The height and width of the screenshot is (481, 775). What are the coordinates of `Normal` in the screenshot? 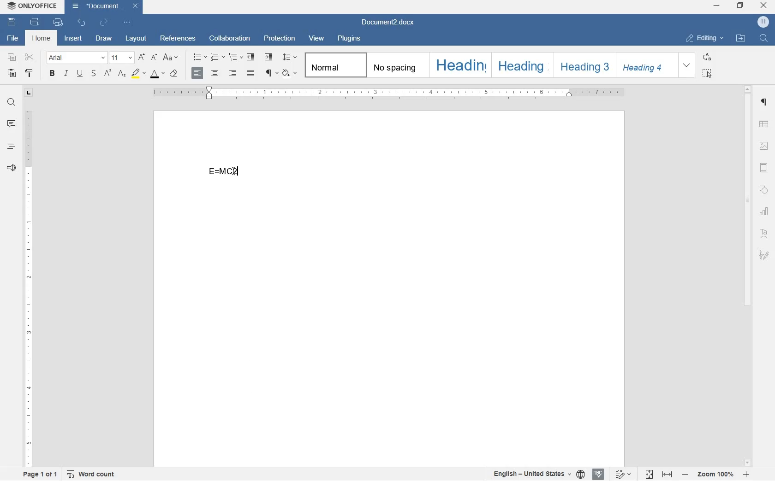 It's located at (334, 64).